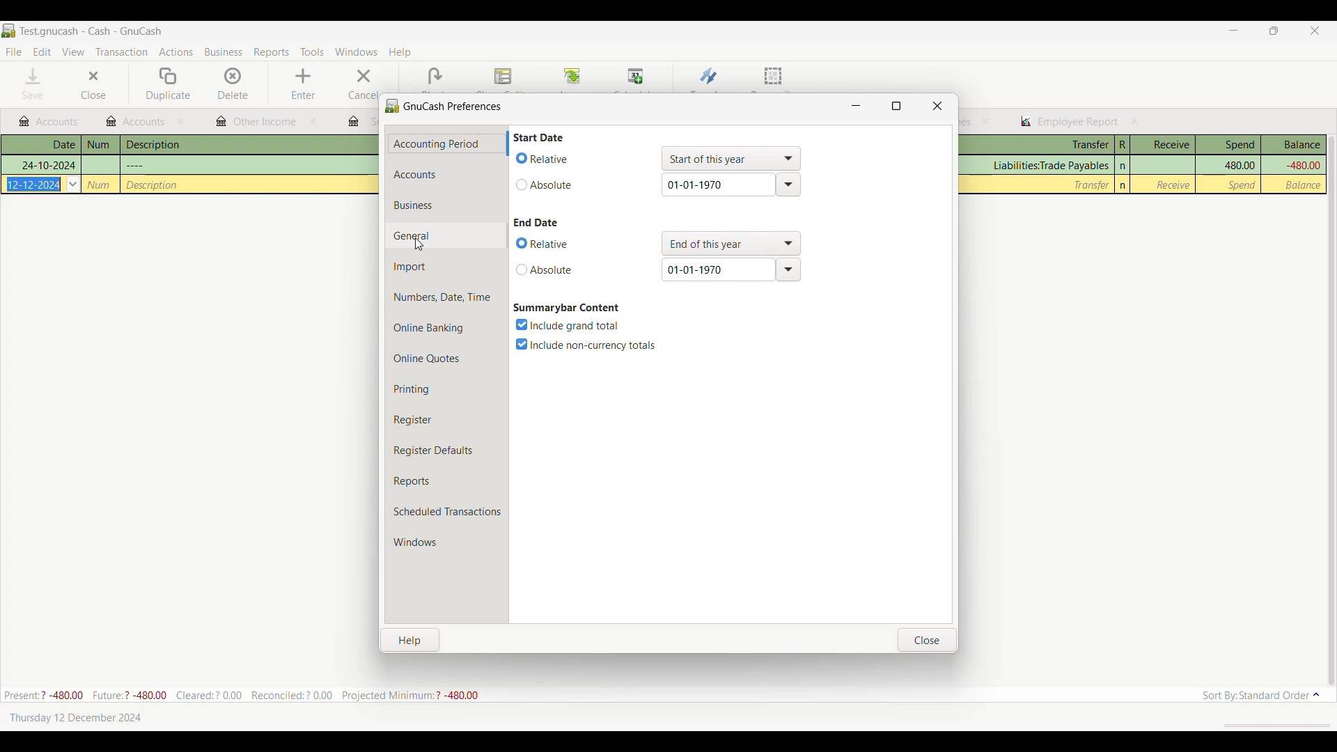 The height and width of the screenshot is (752, 1337). What do you see at coordinates (446, 359) in the screenshot?
I see `Online quotes` at bounding box center [446, 359].